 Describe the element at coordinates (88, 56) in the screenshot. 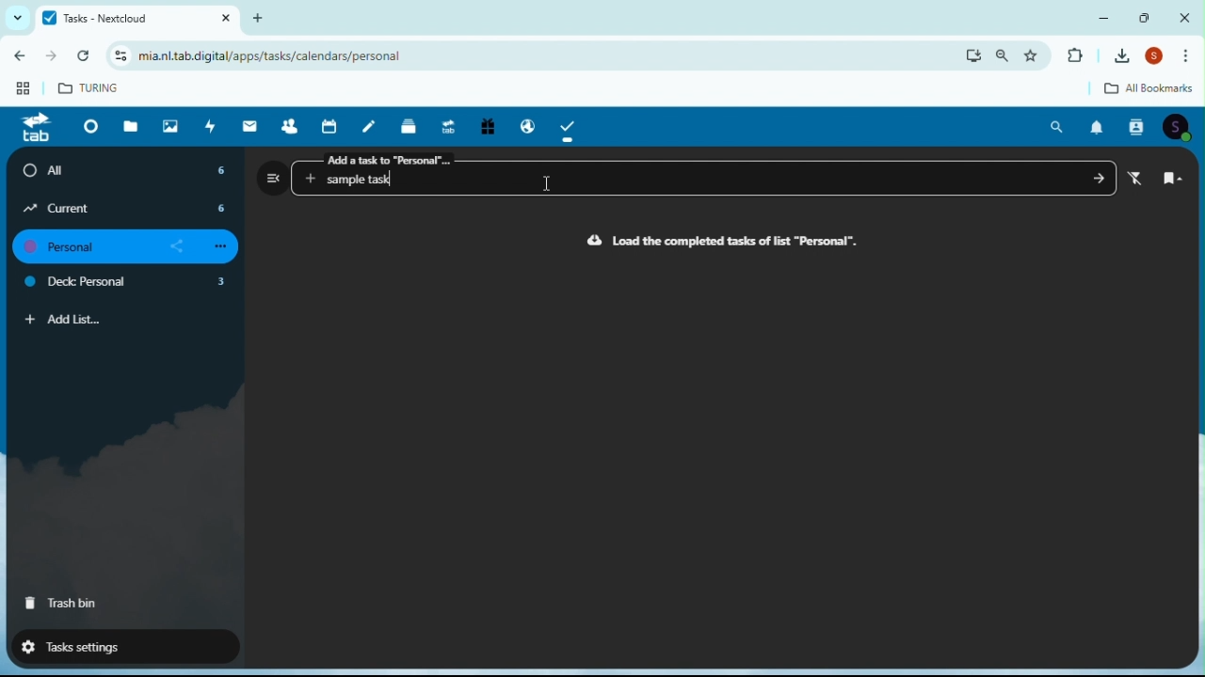

I see `reload` at that location.